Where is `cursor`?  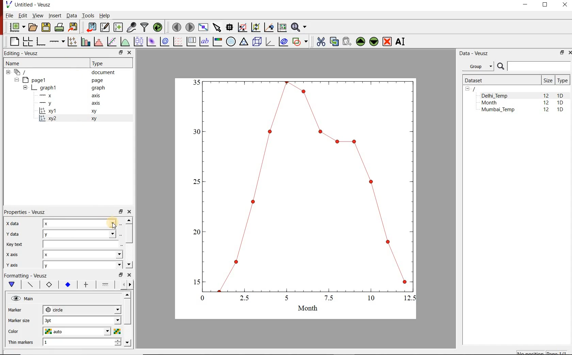
cursor is located at coordinates (114, 223).